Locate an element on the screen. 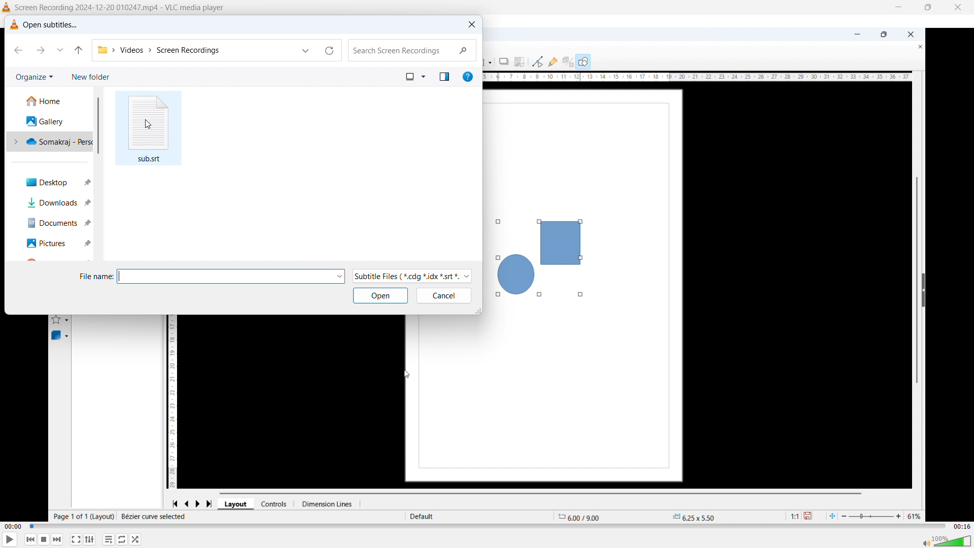  ruler is located at coordinates (699, 77).